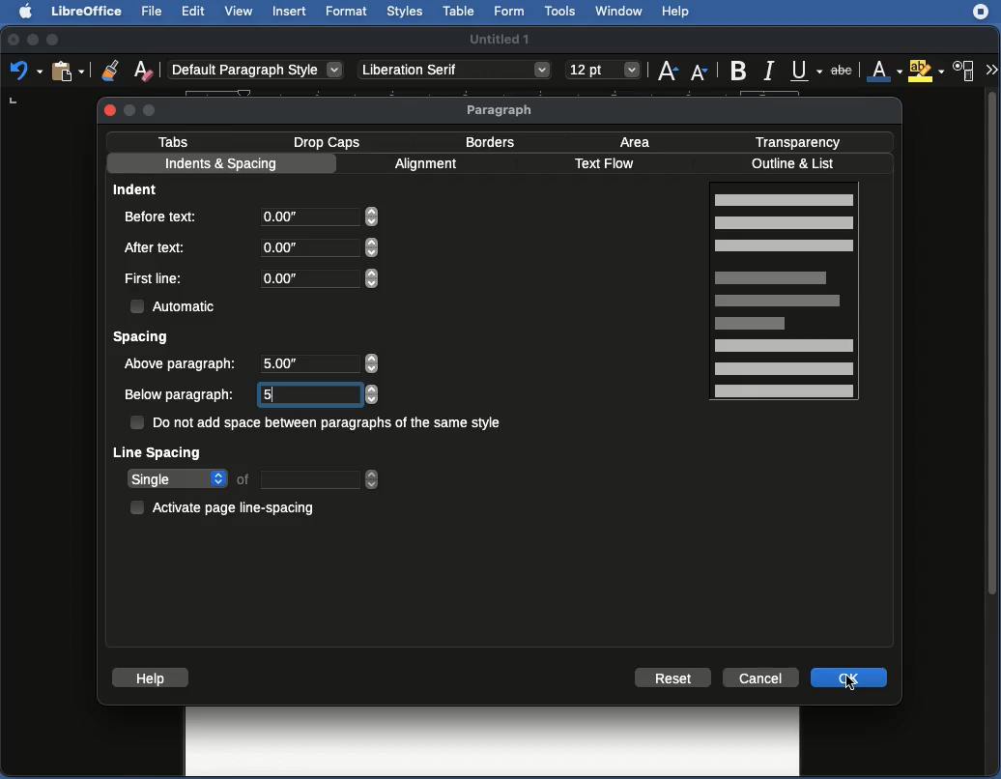 This screenshot has width=1001, height=779. I want to click on View, so click(241, 13).